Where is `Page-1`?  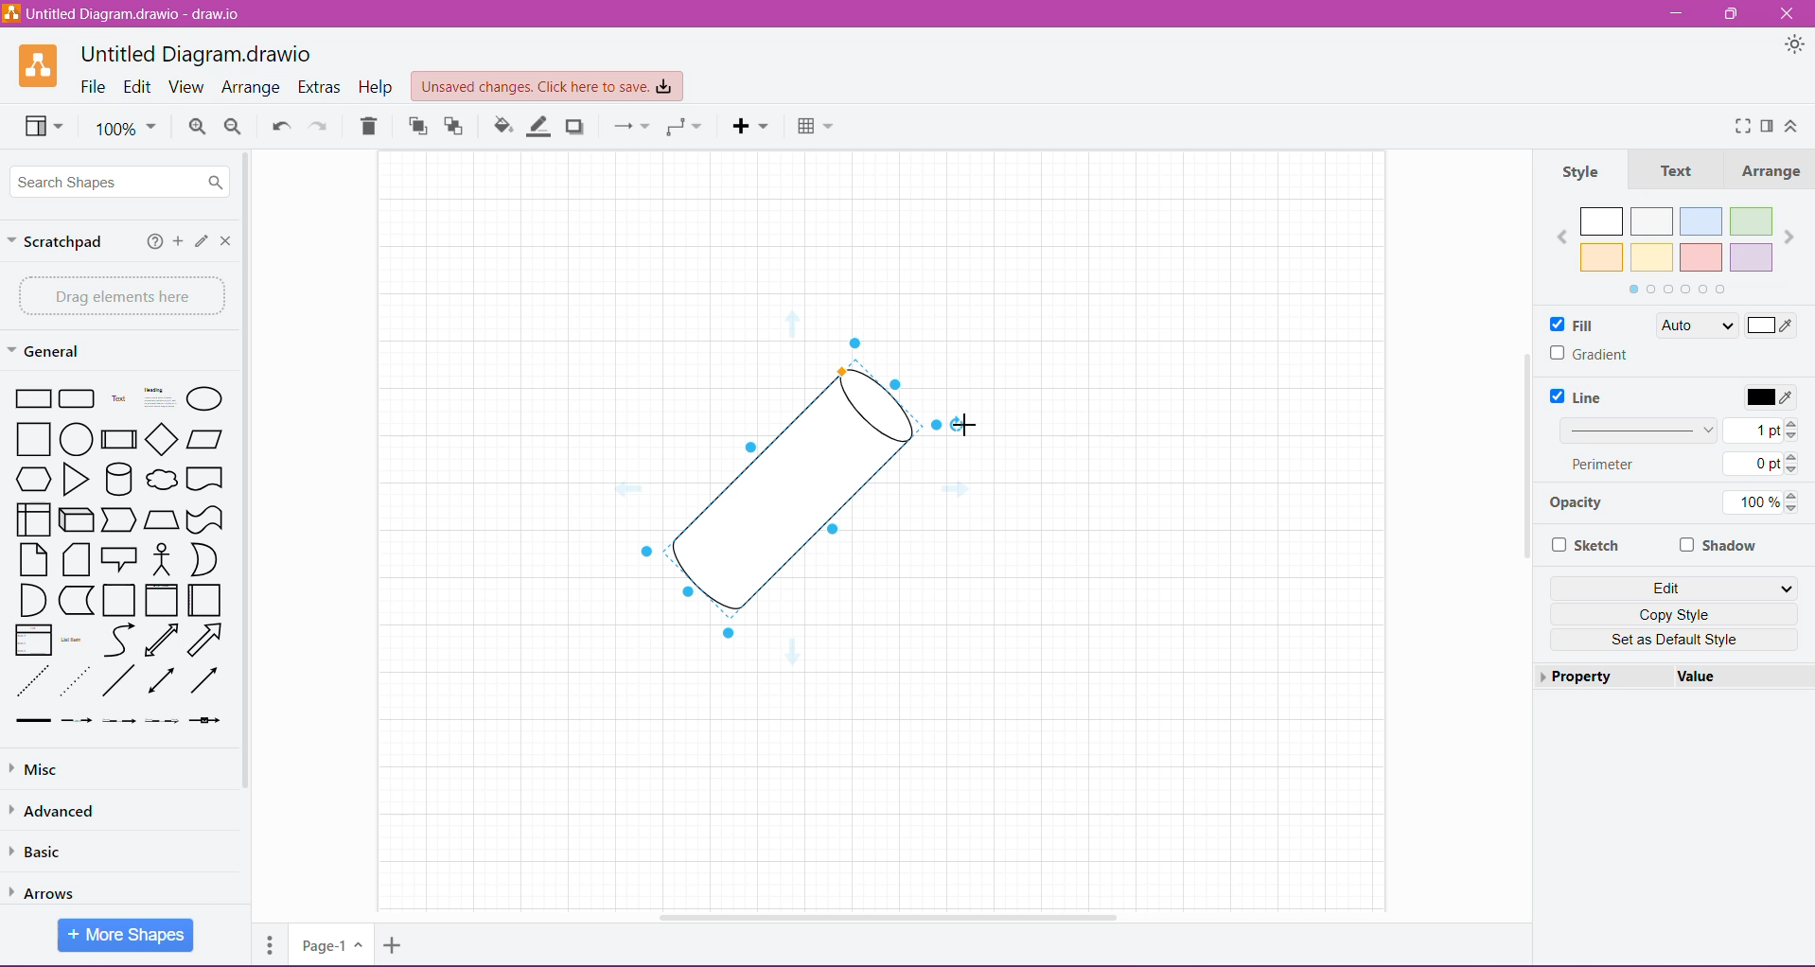 Page-1 is located at coordinates (328, 945).